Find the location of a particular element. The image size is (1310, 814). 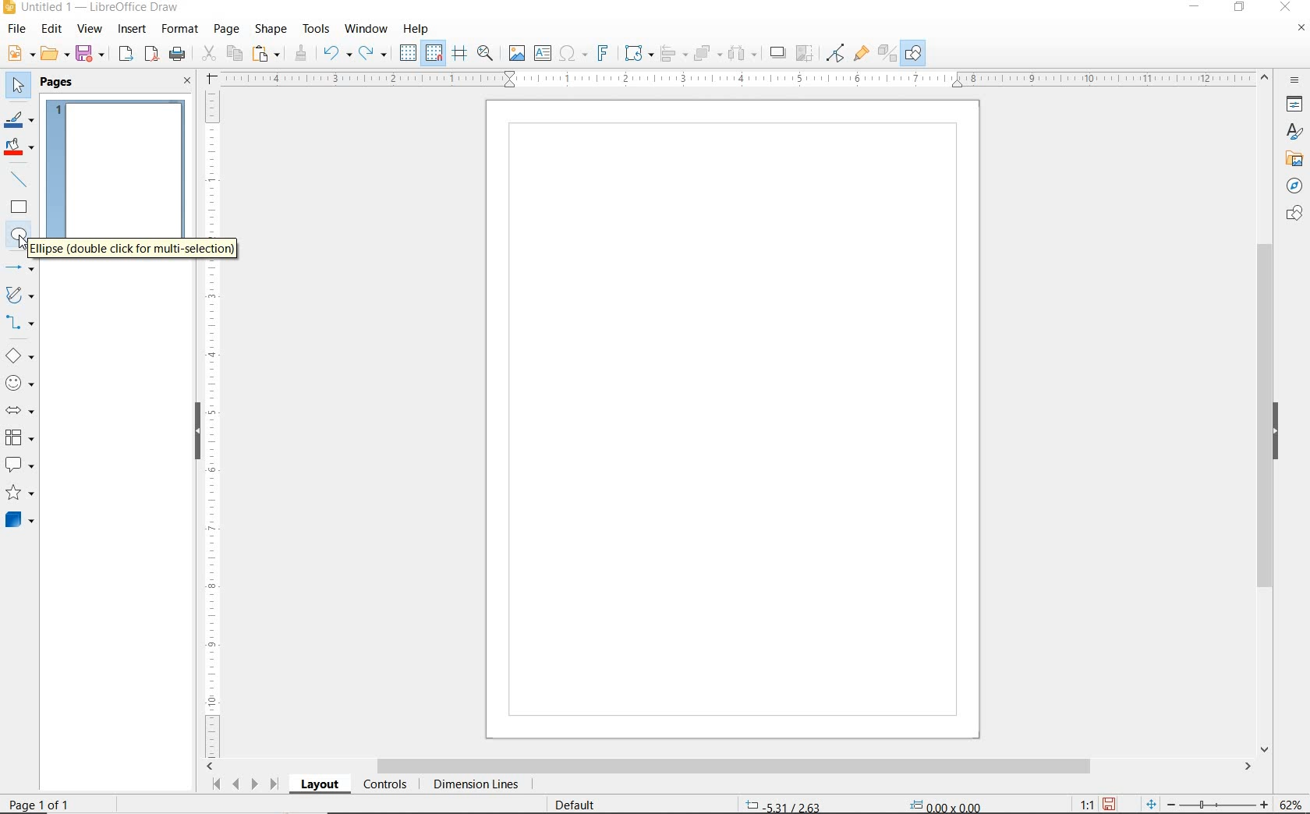

CLOSE is located at coordinates (1284, 5).